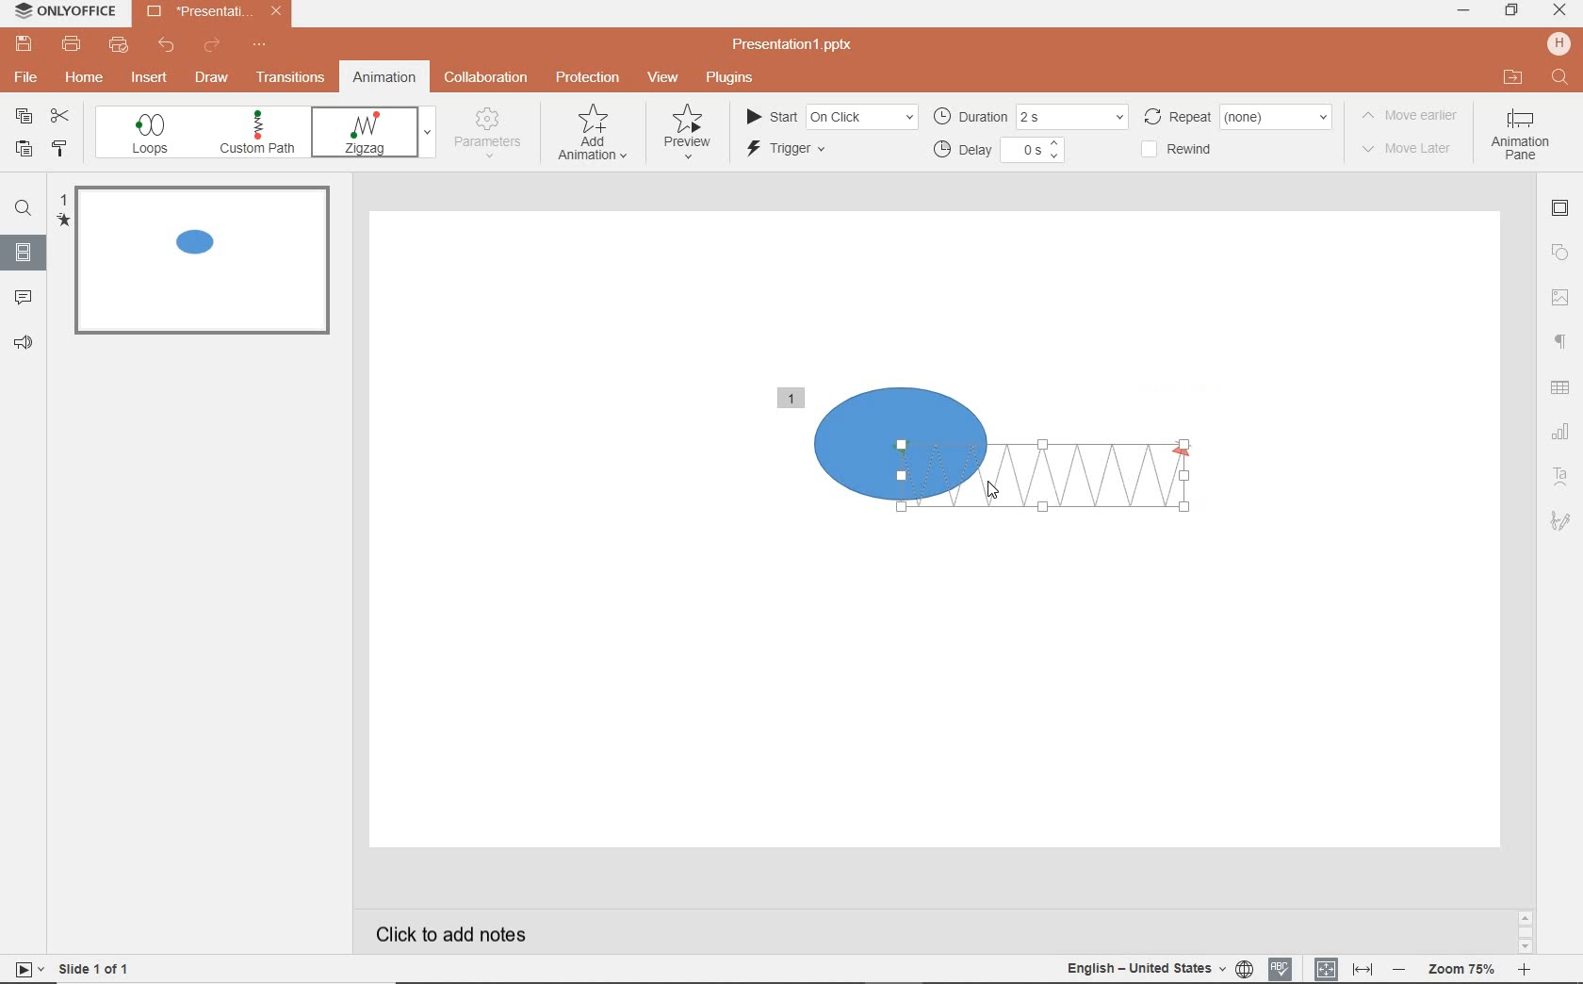 The width and height of the screenshot is (1583, 984). I want to click on view, so click(666, 78).